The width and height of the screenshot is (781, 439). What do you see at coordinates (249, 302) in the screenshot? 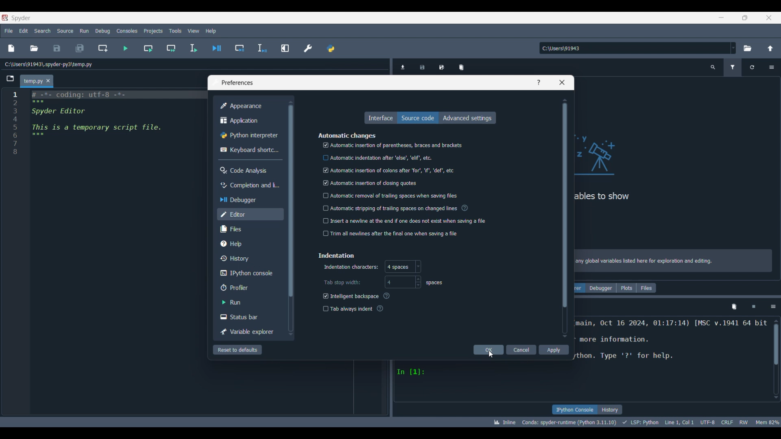
I see `Run` at bounding box center [249, 302].